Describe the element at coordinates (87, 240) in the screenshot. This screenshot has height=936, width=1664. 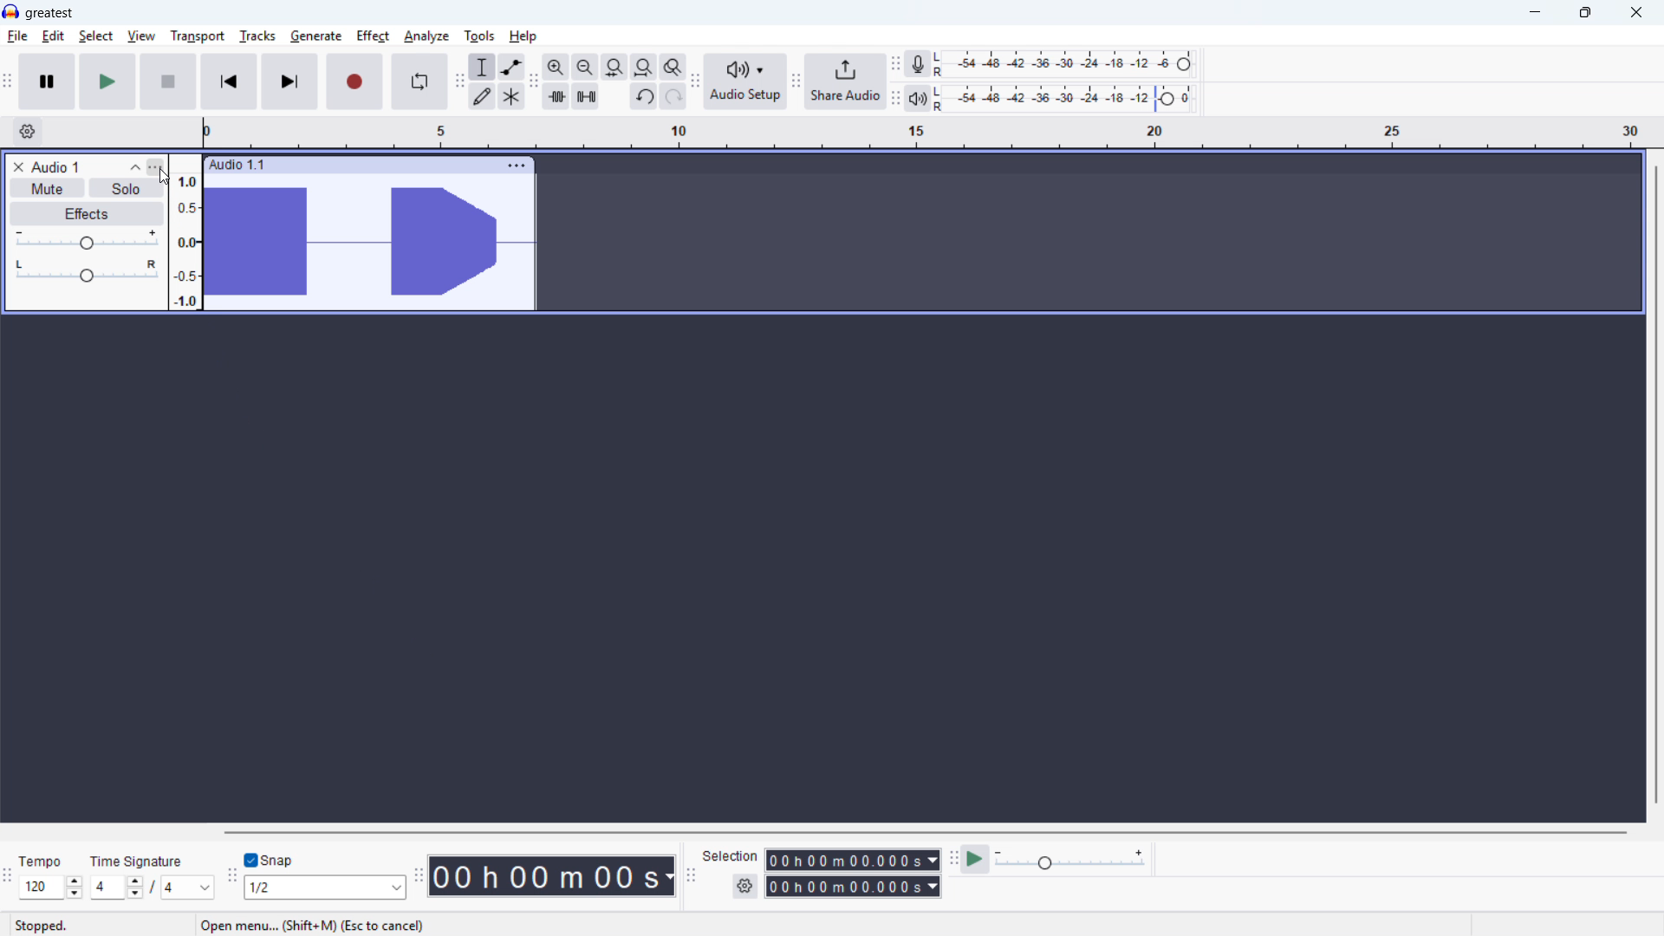
I see `gain` at that location.